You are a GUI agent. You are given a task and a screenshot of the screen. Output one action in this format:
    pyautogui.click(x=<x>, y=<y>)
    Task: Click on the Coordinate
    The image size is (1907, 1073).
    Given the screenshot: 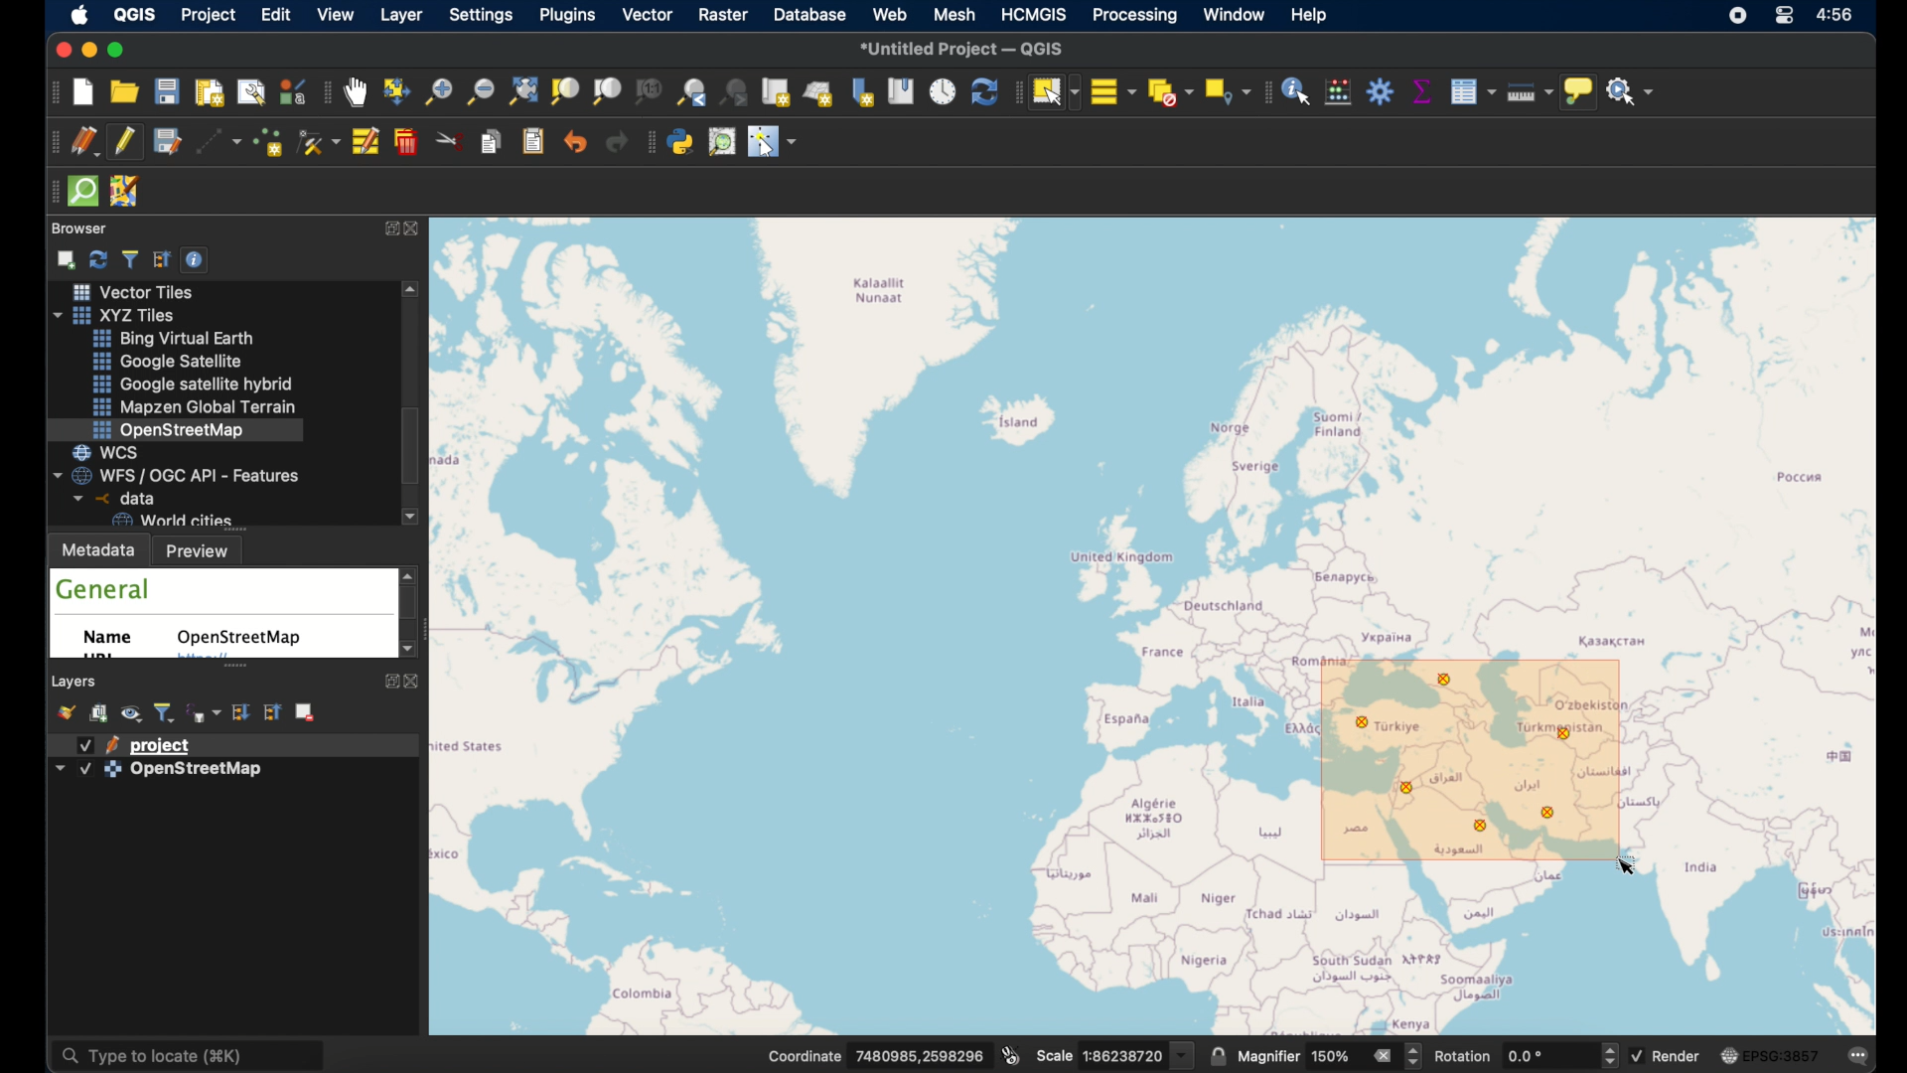 What is the action you would take?
    pyautogui.click(x=791, y=1055)
    